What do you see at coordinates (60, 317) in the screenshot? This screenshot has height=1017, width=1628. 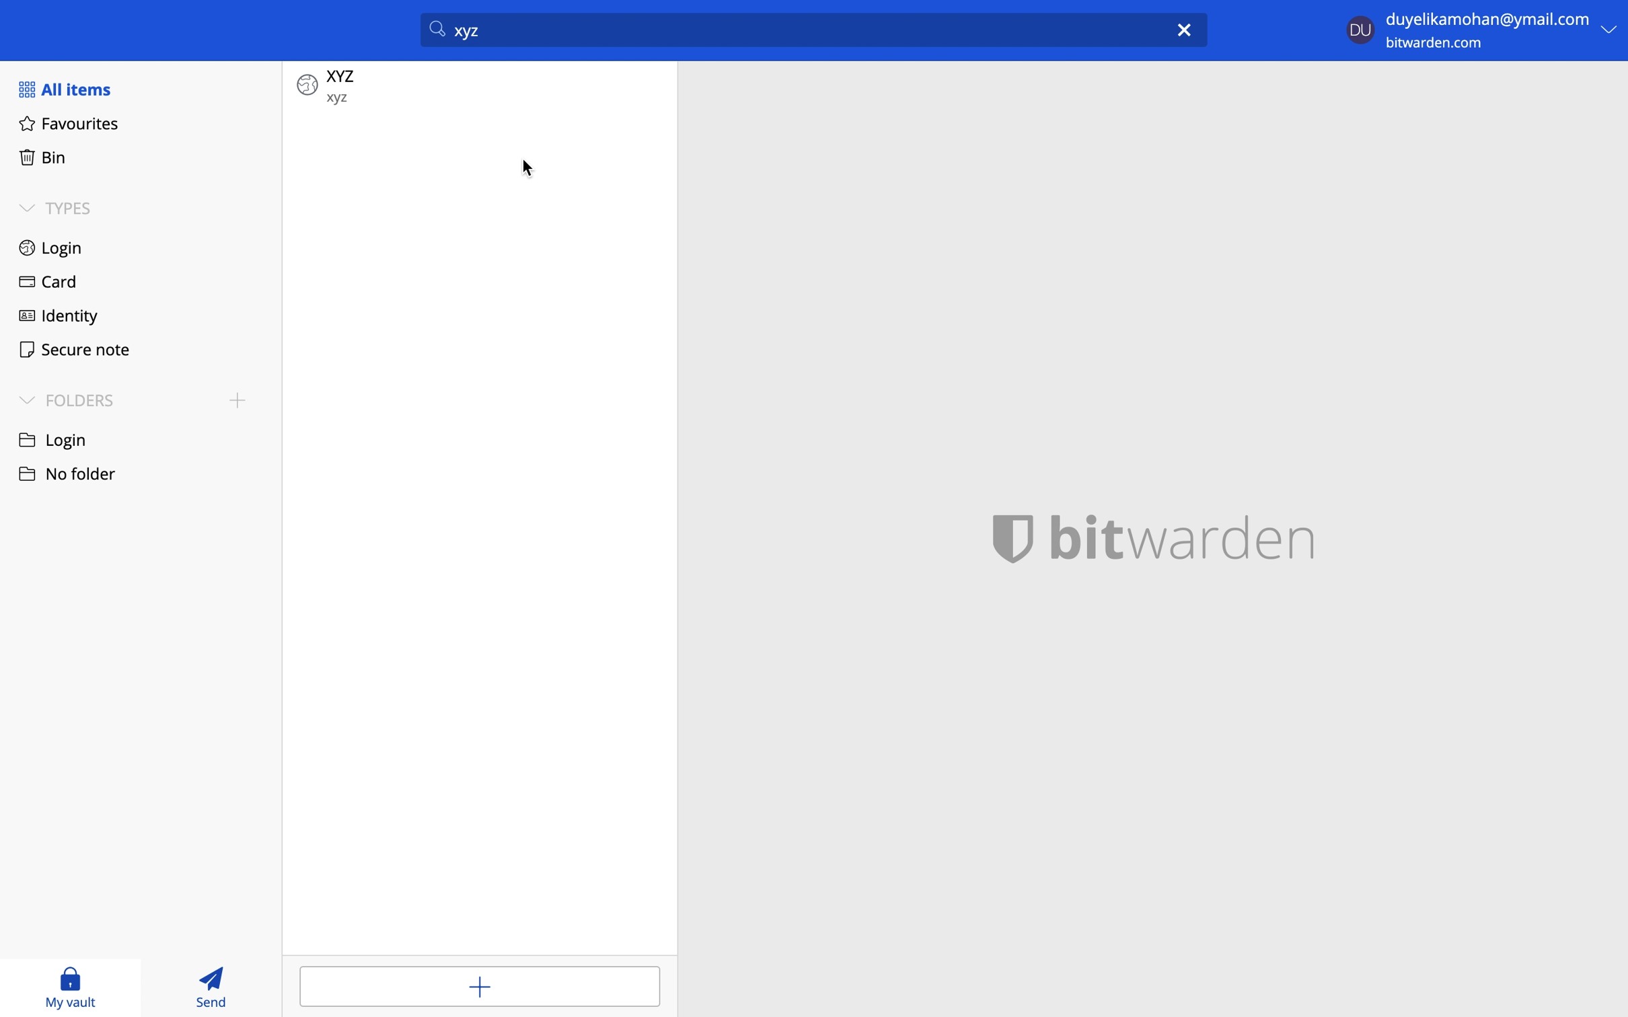 I see `identity` at bounding box center [60, 317].